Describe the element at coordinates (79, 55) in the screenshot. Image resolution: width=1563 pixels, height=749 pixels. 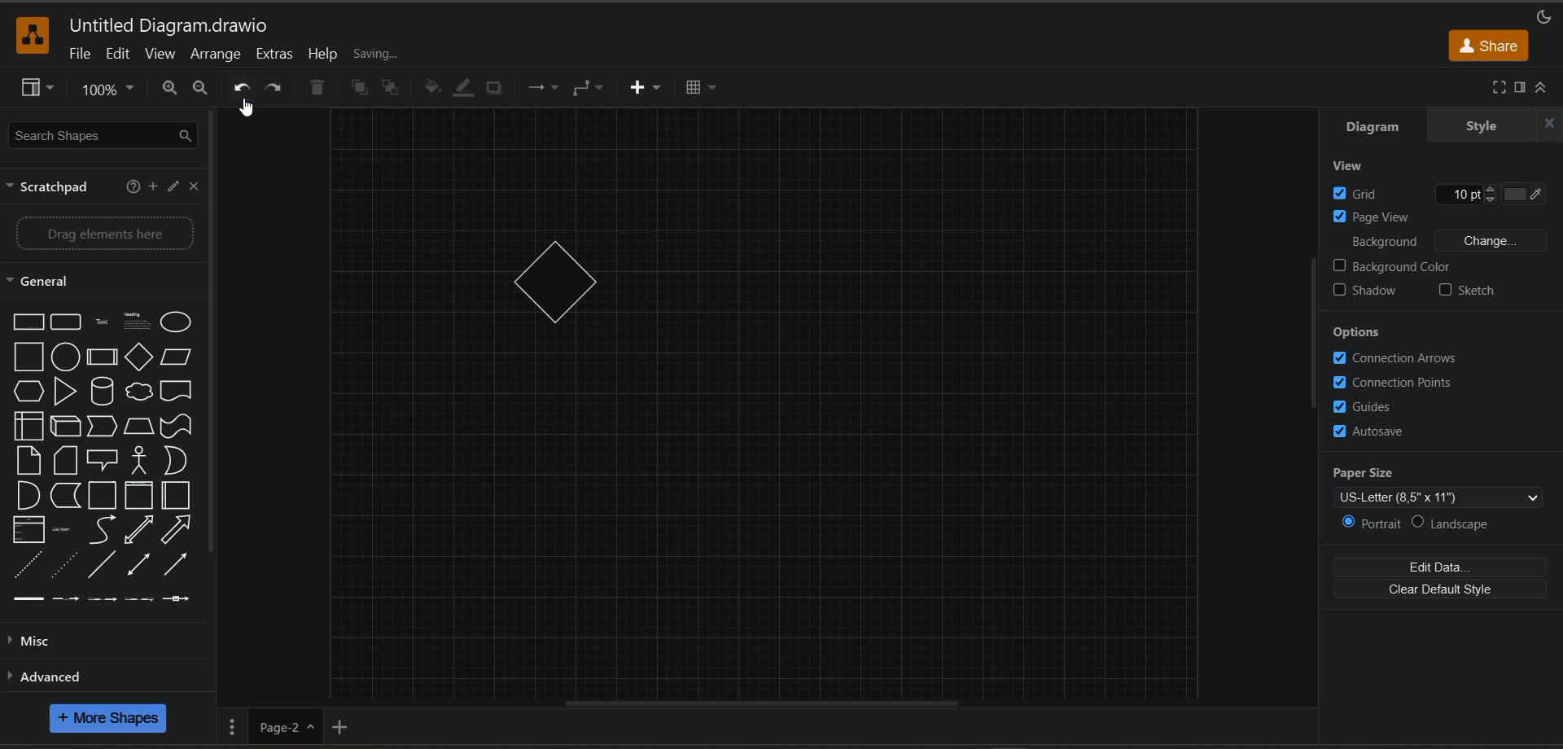
I see `file` at that location.